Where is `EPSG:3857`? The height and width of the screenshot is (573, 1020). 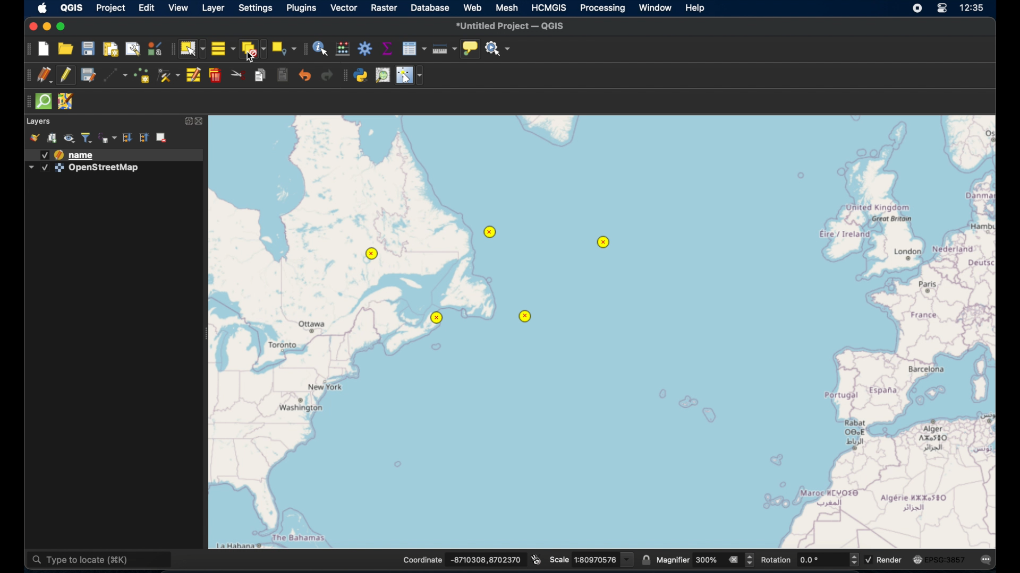 EPSG:3857 is located at coordinates (946, 559).